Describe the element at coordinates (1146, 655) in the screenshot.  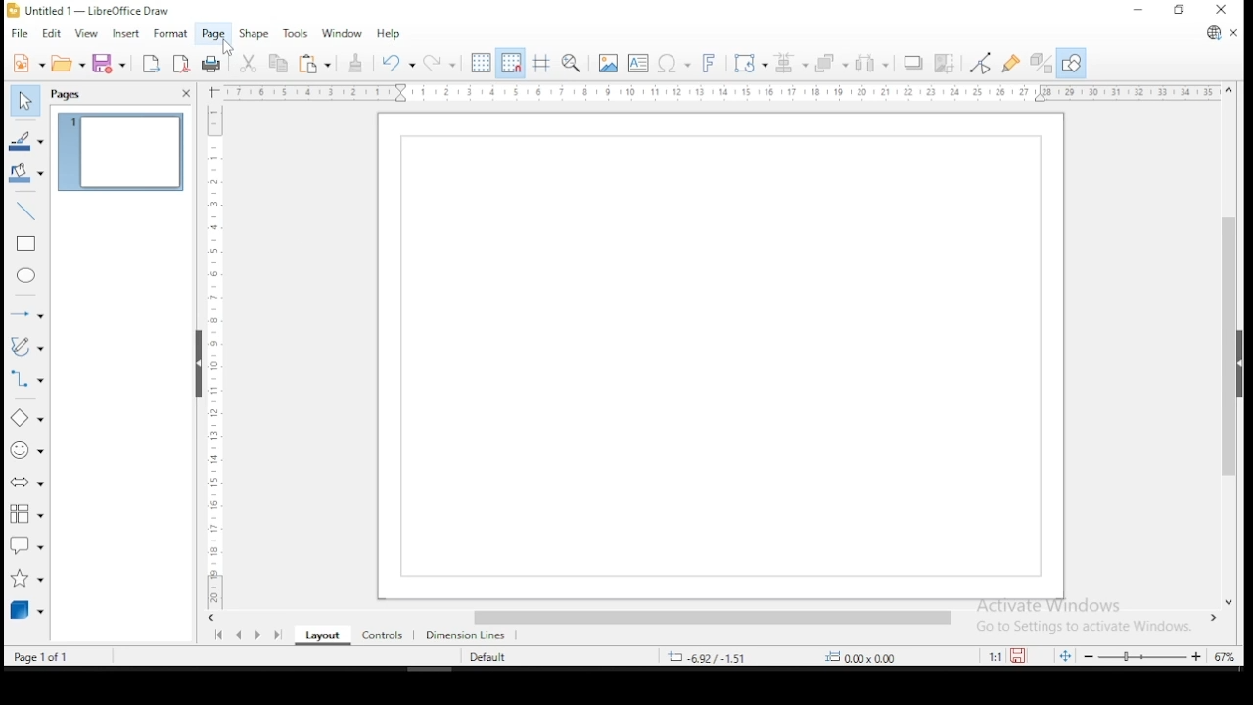
I see `zoom slider` at that location.